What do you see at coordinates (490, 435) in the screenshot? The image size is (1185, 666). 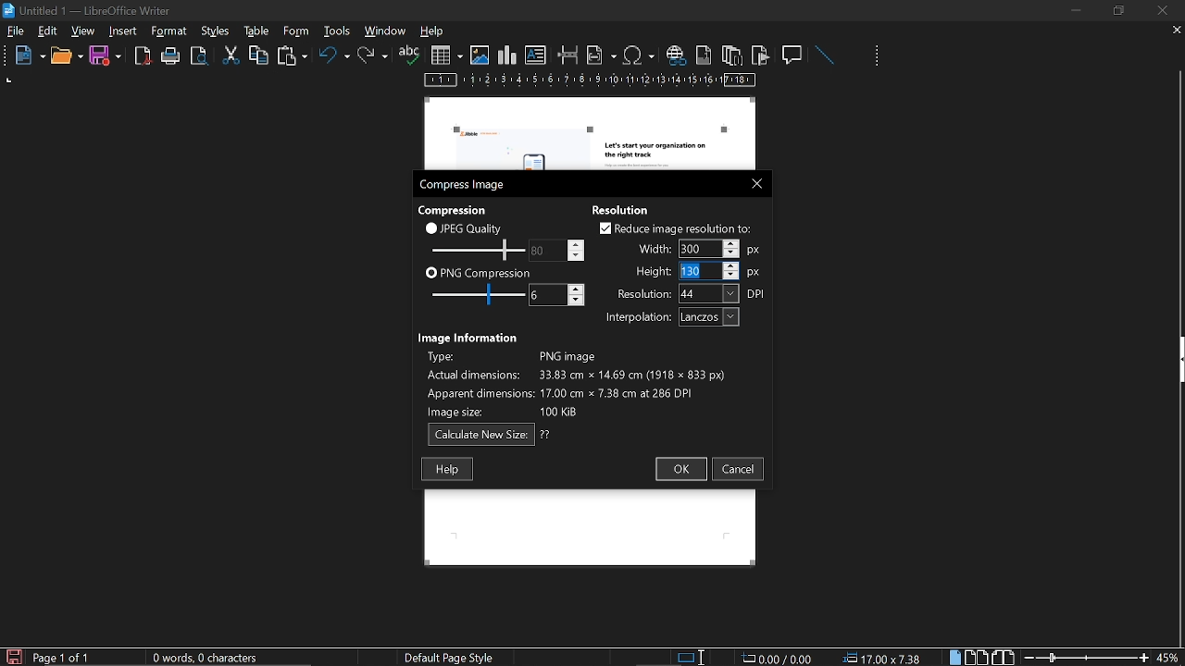 I see `calculate new size` at bounding box center [490, 435].